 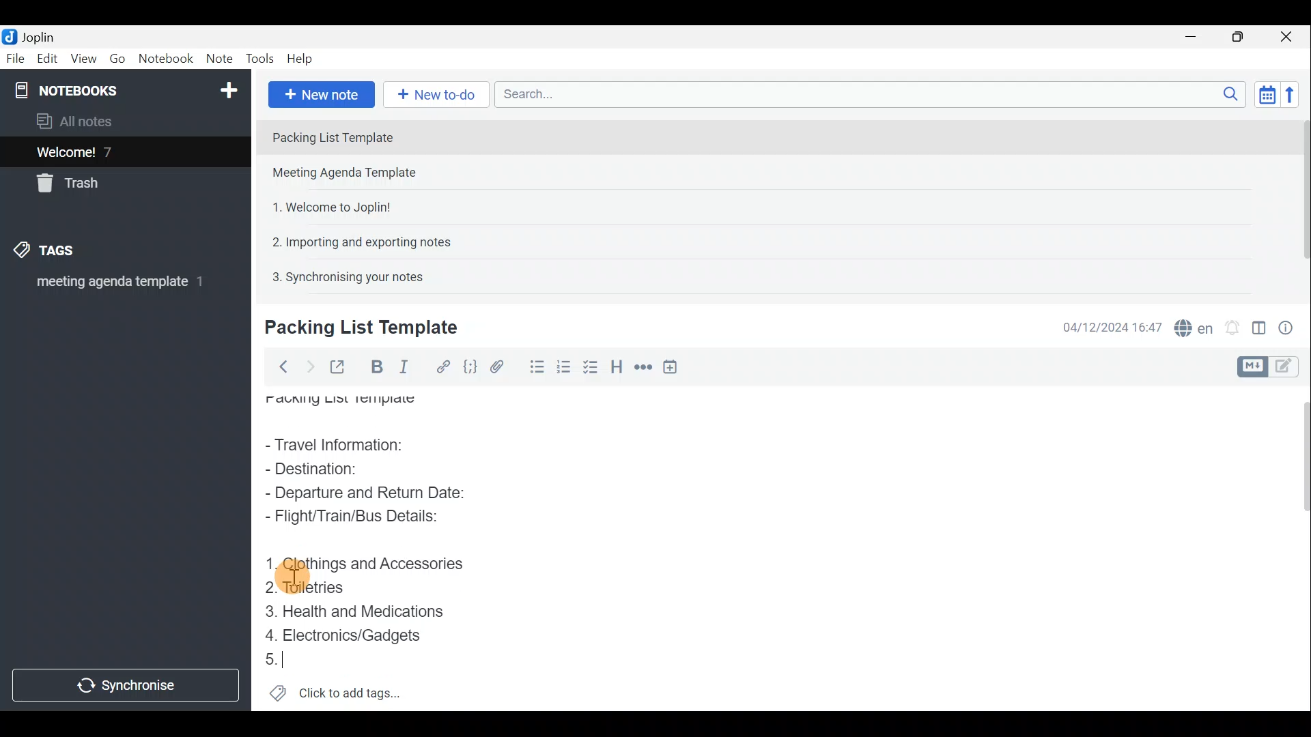 What do you see at coordinates (1258, 323) in the screenshot?
I see `Toggle editor layout` at bounding box center [1258, 323].